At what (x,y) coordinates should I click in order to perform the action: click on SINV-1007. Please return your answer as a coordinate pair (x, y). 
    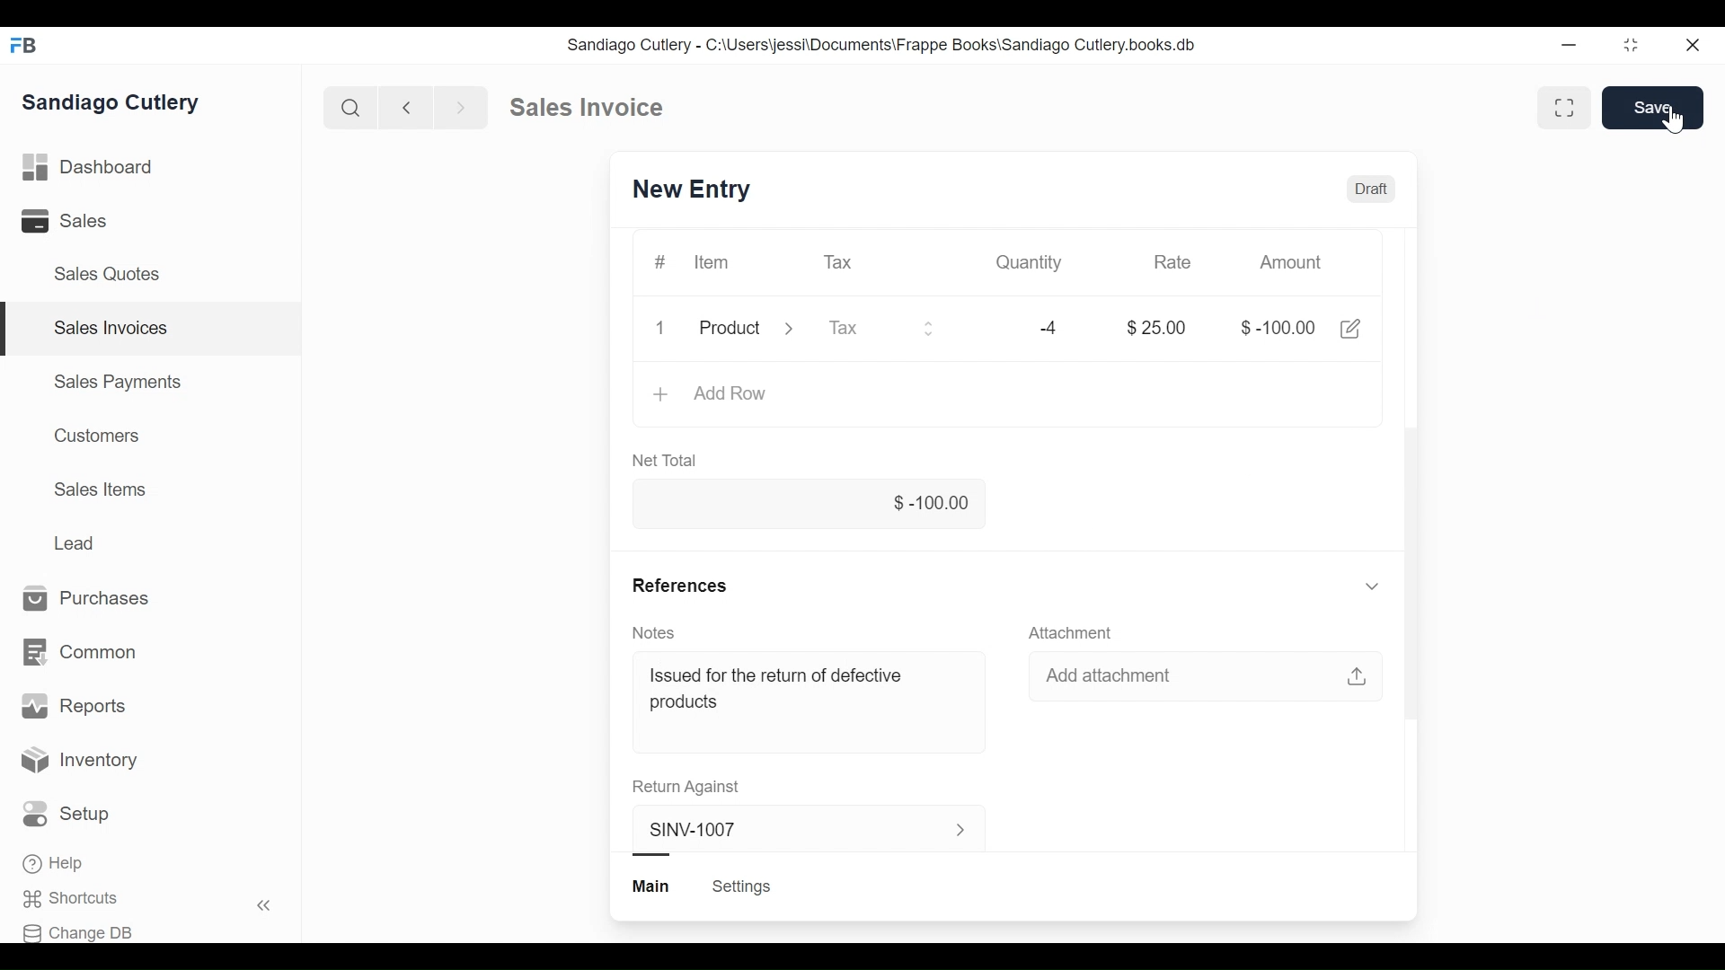
    Looking at the image, I should click on (799, 830).